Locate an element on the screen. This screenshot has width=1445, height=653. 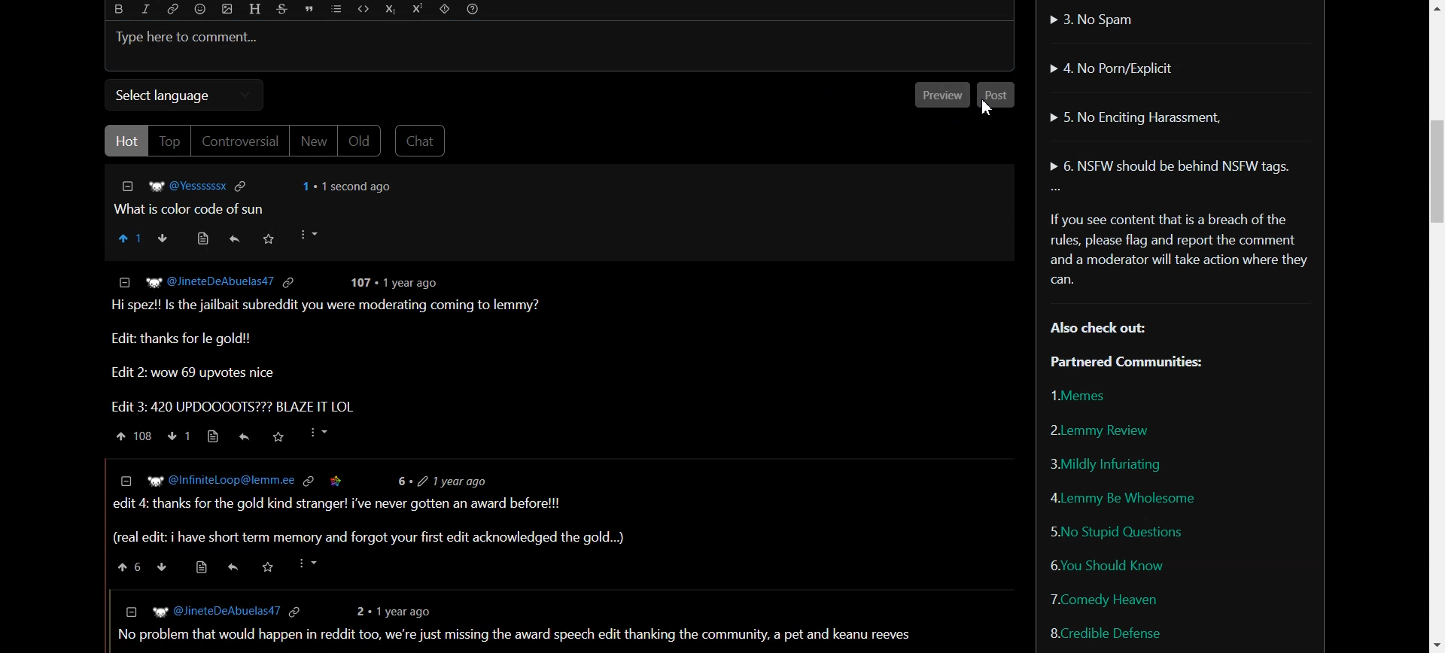
No Porn/Explicit is located at coordinates (1114, 68).